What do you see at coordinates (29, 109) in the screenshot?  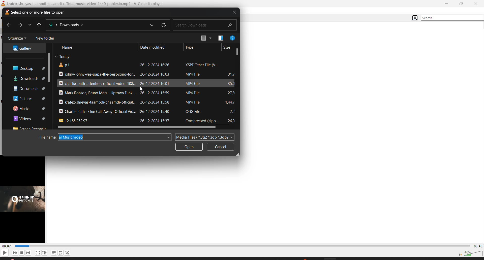 I see `music` at bounding box center [29, 109].